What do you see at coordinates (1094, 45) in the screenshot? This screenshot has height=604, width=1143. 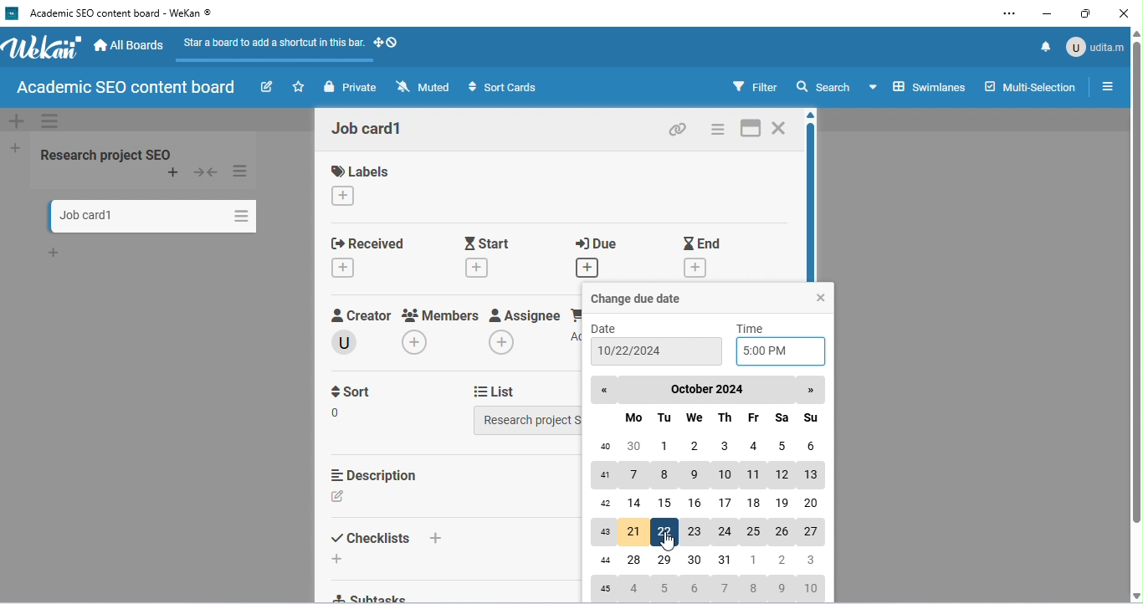 I see `admin: udita m` at bounding box center [1094, 45].